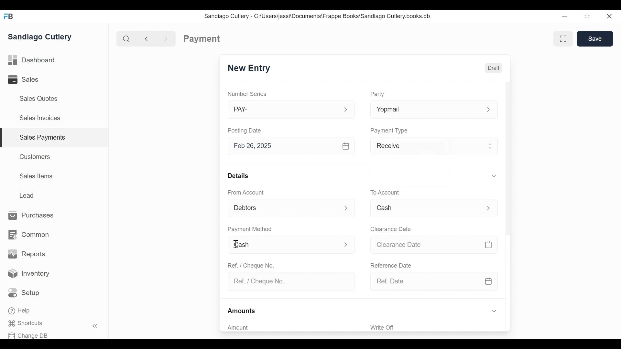  I want to click on Posting Date, so click(245, 130).